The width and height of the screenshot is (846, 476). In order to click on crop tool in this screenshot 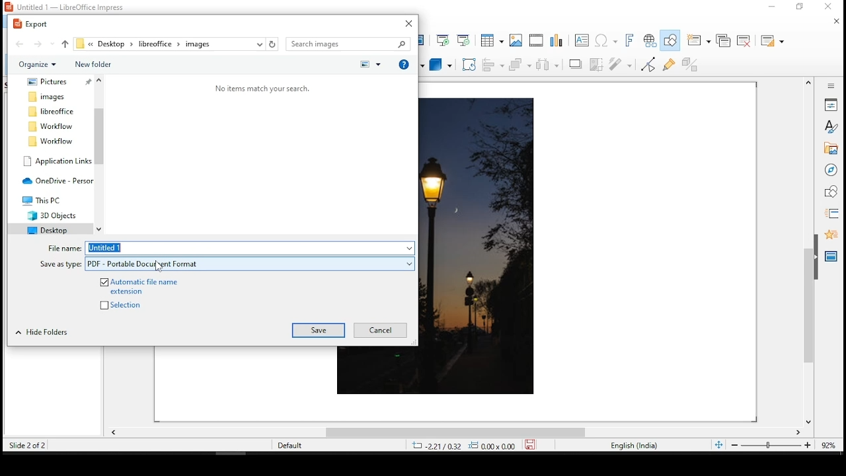, I will do `click(469, 64)`.